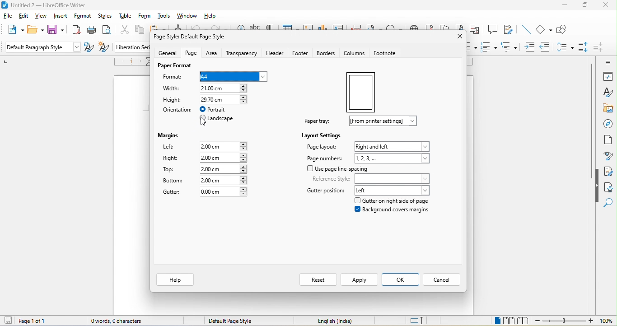 This screenshot has height=326, width=617. Describe the element at coordinates (531, 47) in the screenshot. I see `increase indent` at that location.